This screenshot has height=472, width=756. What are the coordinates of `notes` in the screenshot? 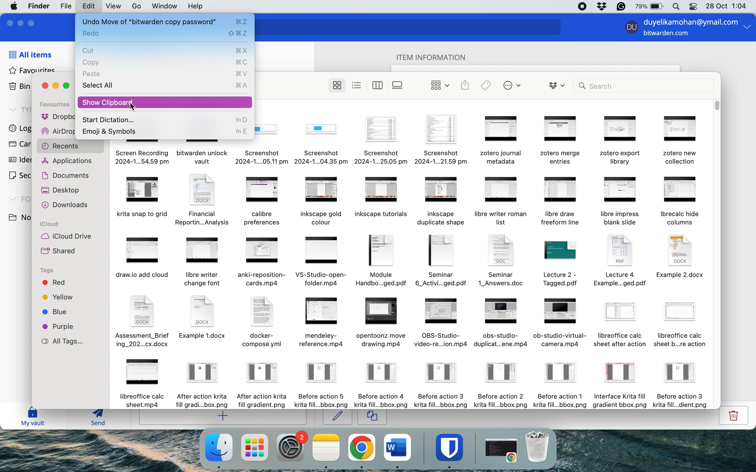 It's located at (327, 448).